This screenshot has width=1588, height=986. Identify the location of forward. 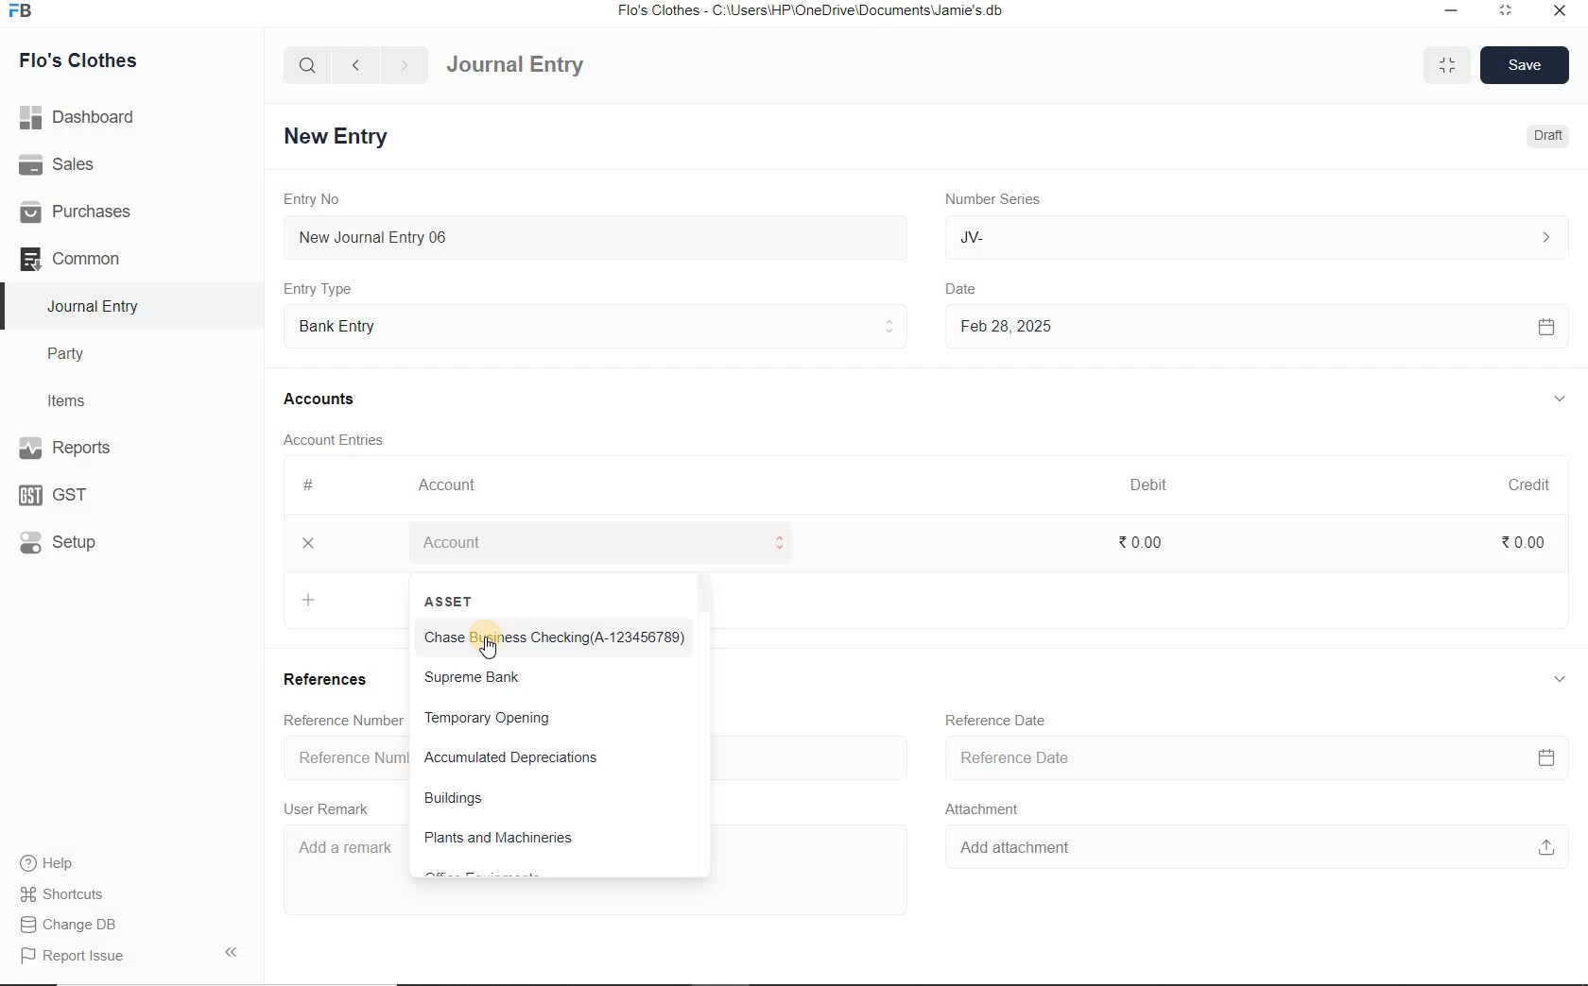
(406, 65).